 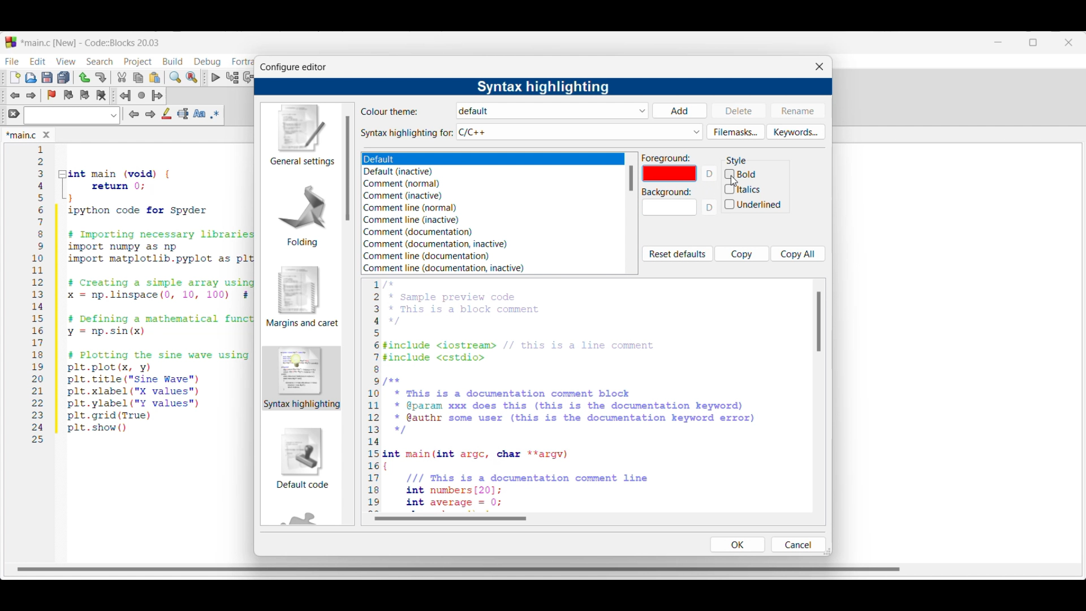 What do you see at coordinates (739, 110) in the screenshot?
I see `Delete` at bounding box center [739, 110].